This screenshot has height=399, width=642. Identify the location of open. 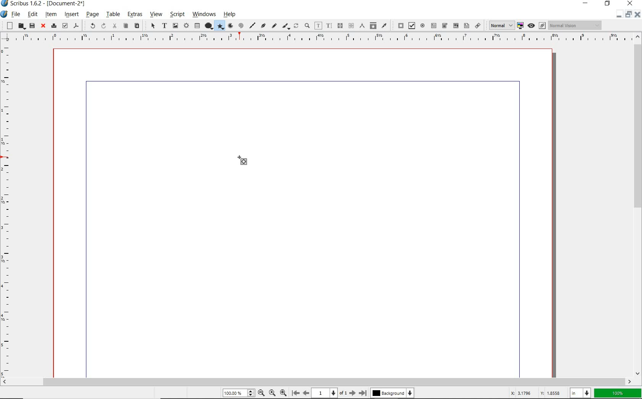
(20, 26).